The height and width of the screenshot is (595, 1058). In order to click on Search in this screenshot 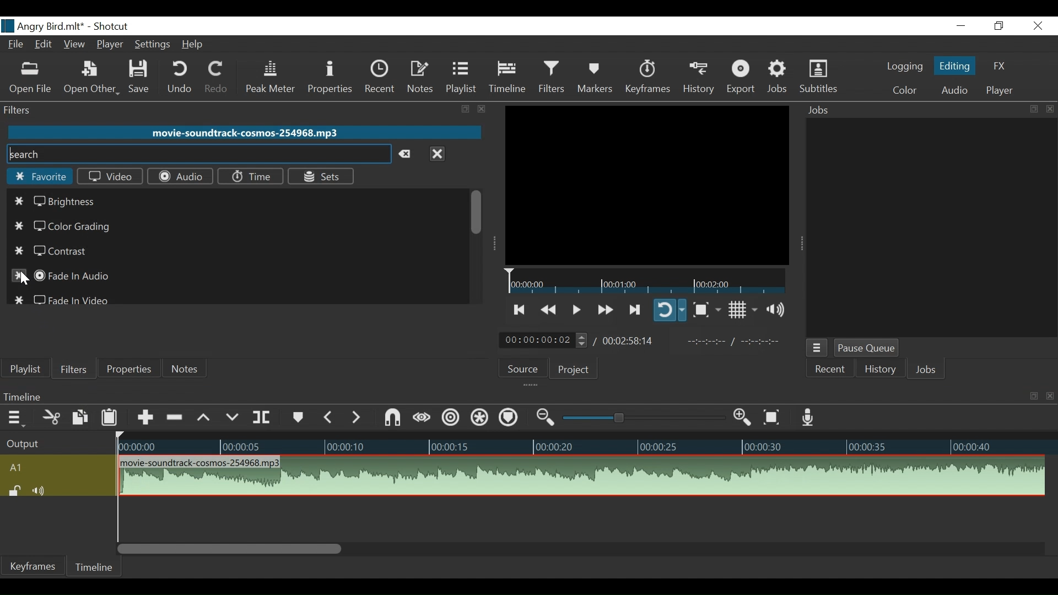, I will do `click(197, 155)`.